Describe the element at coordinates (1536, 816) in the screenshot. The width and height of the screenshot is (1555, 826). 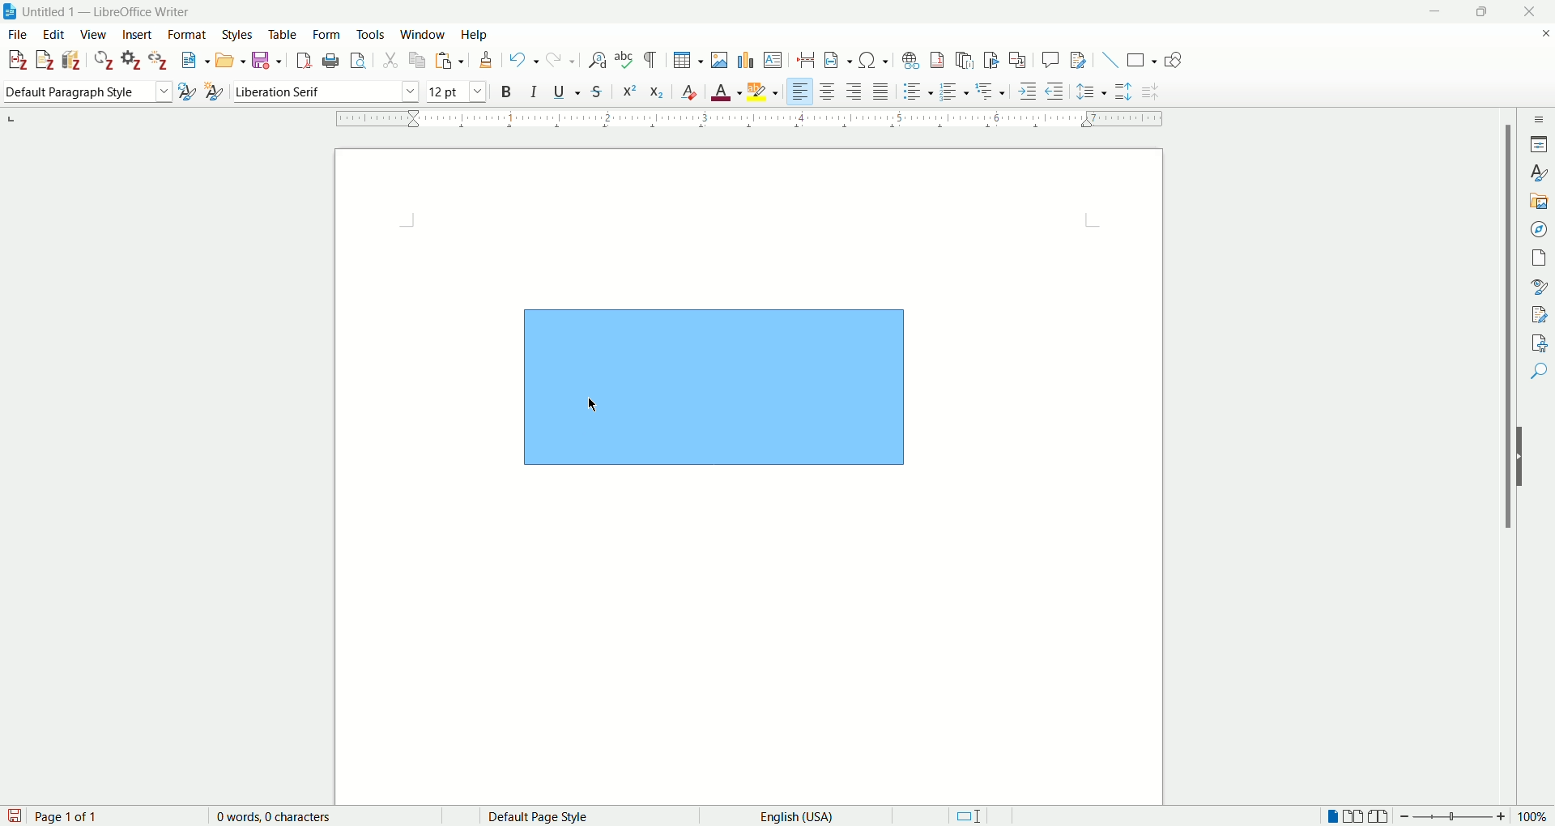
I see `zoom percent` at that location.